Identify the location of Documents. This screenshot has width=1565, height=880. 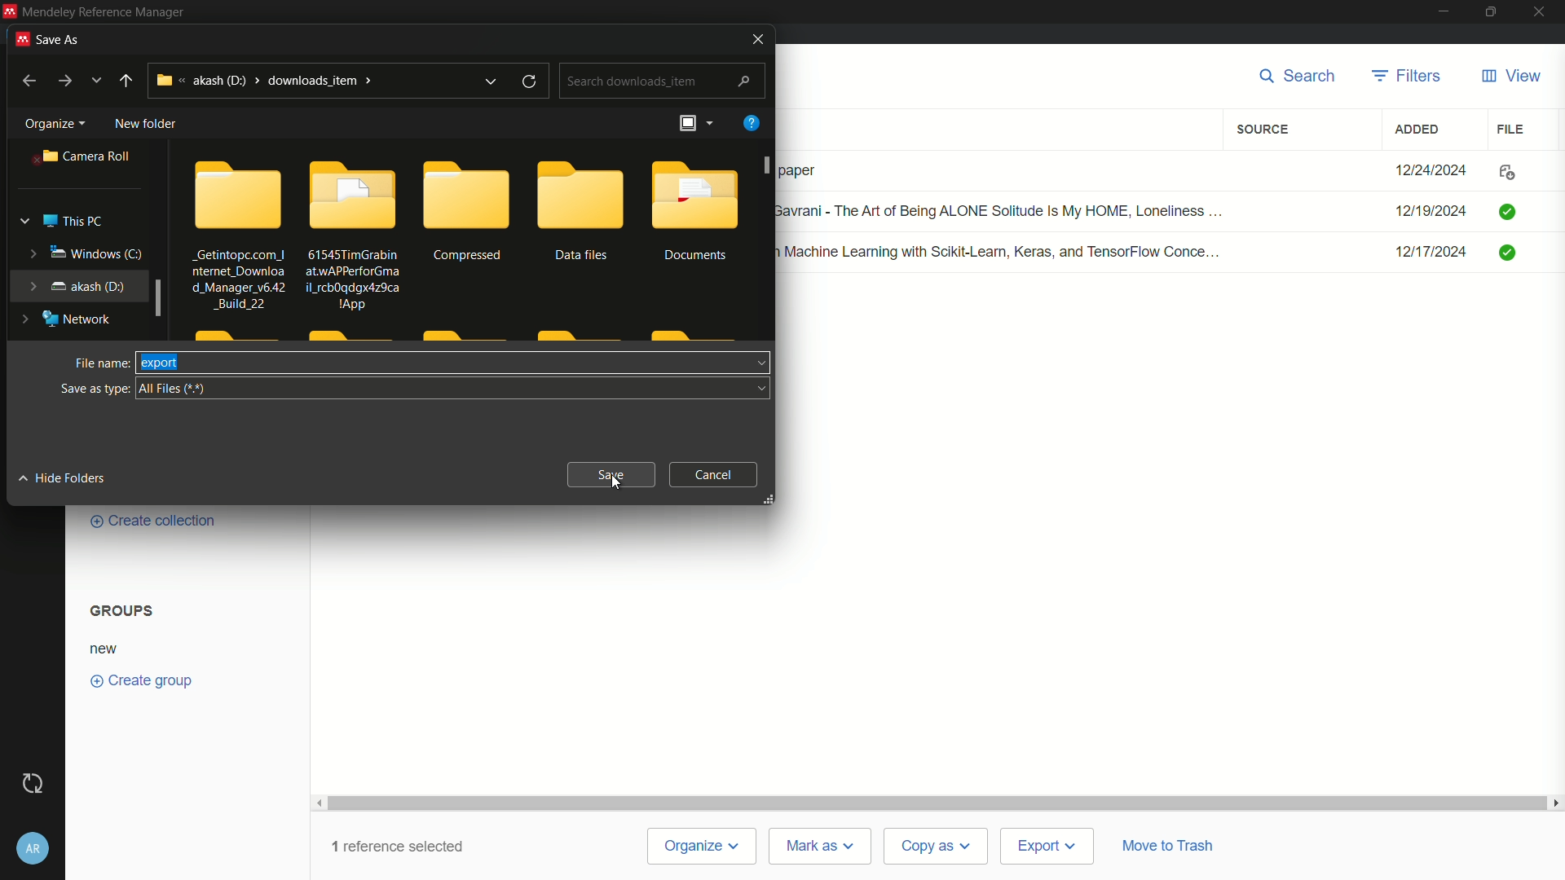
(698, 256).